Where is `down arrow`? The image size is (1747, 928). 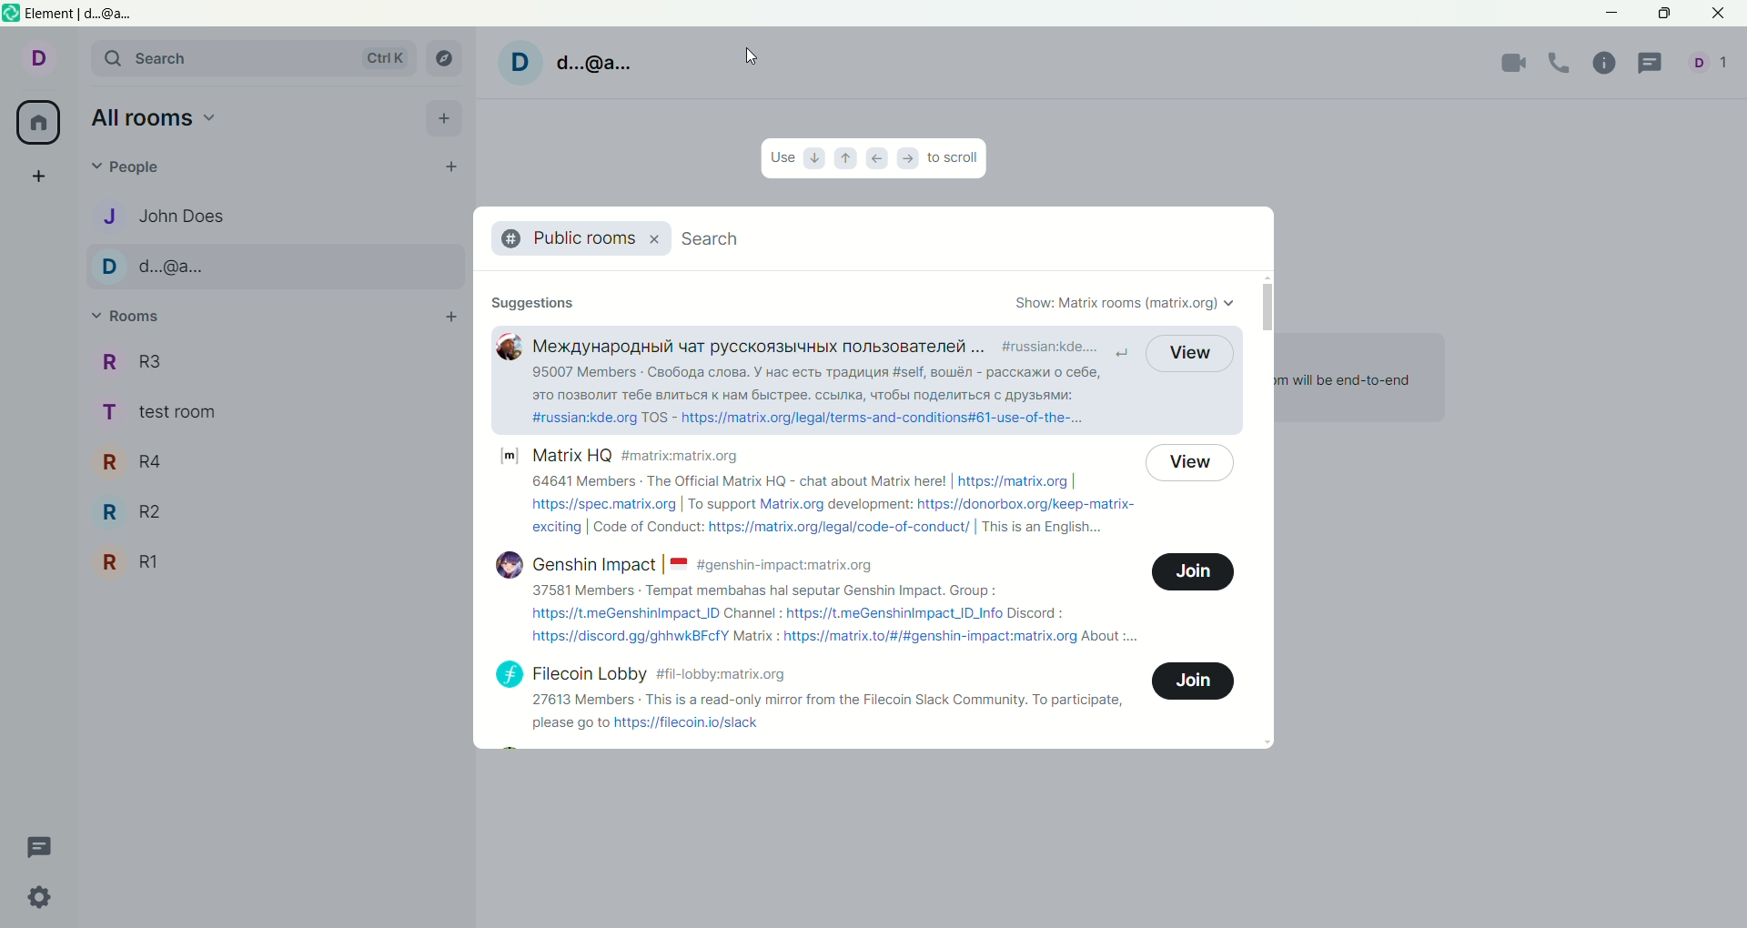 down arrow is located at coordinates (812, 158).